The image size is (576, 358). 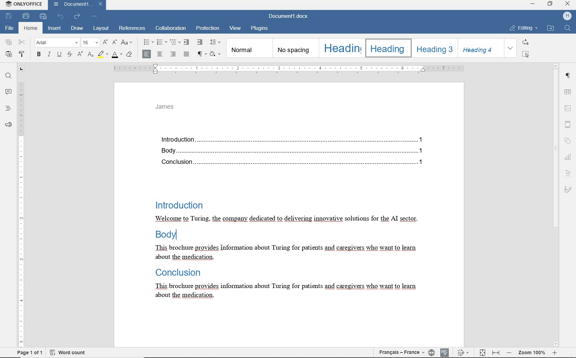 What do you see at coordinates (105, 41) in the screenshot?
I see `INCREMENT FONT SIZE` at bounding box center [105, 41].